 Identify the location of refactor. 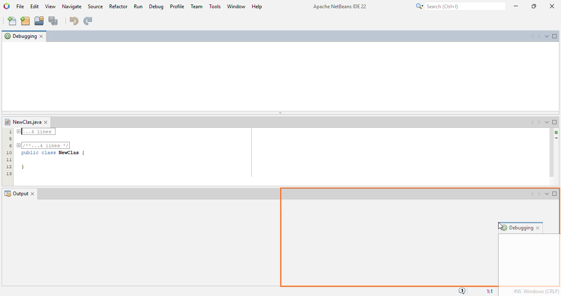
(119, 6).